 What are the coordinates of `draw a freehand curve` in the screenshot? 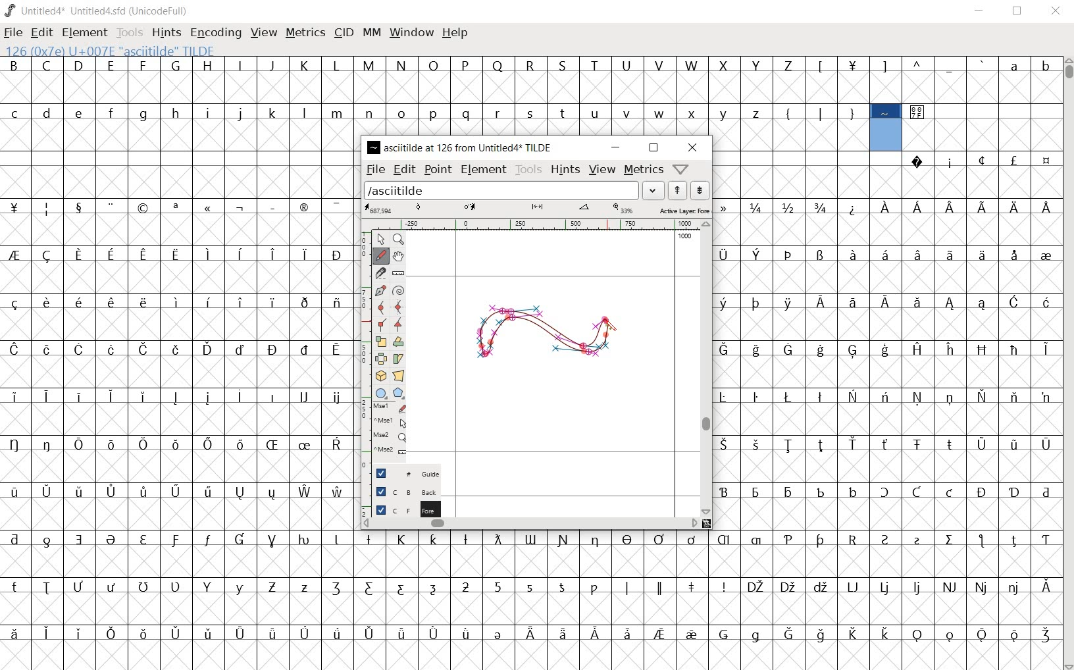 It's located at (382, 254).